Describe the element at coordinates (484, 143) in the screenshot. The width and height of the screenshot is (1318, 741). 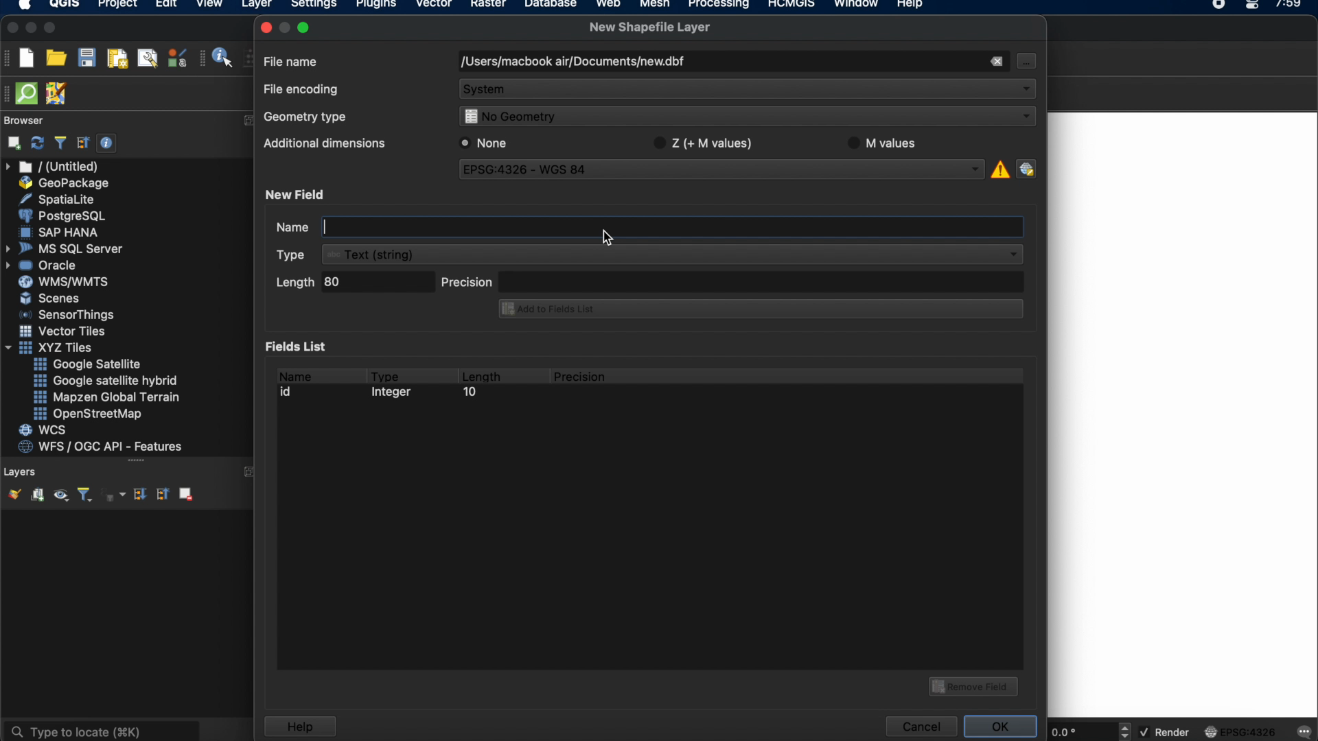
I see `© None` at that location.